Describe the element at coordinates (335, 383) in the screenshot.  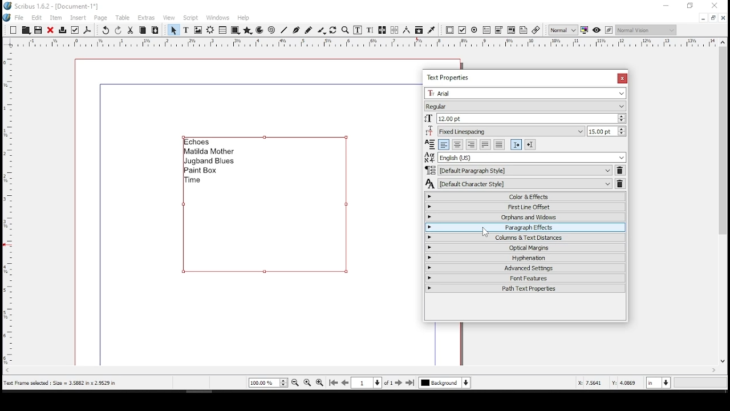
I see `first page` at that location.